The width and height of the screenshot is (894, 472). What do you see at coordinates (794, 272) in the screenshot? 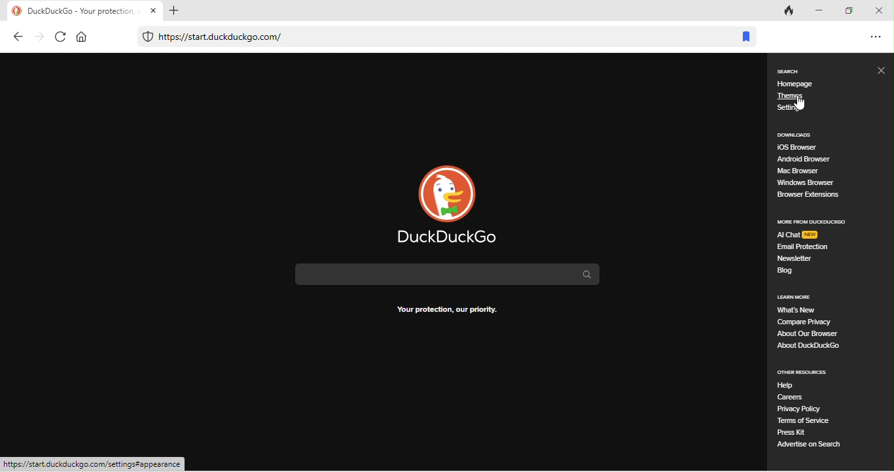
I see `blog` at bounding box center [794, 272].